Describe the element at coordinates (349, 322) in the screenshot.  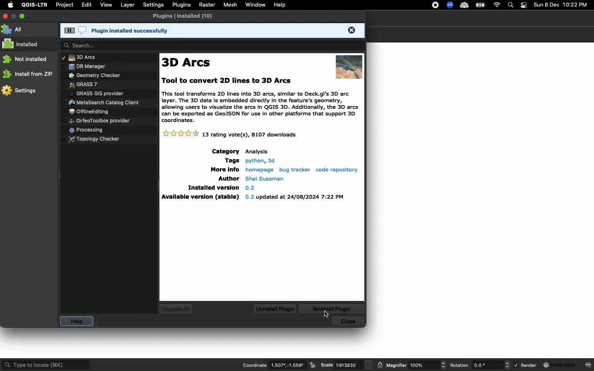
I see `Close` at that location.